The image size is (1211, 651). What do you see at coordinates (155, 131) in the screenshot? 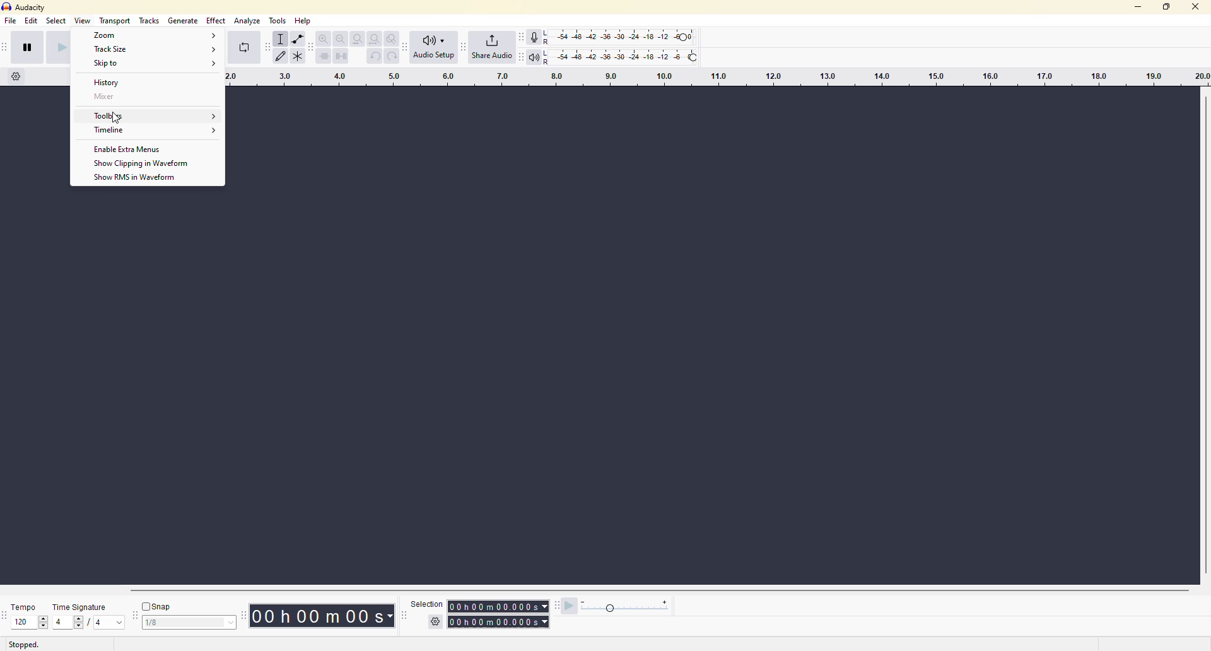
I see `Timeline` at bounding box center [155, 131].